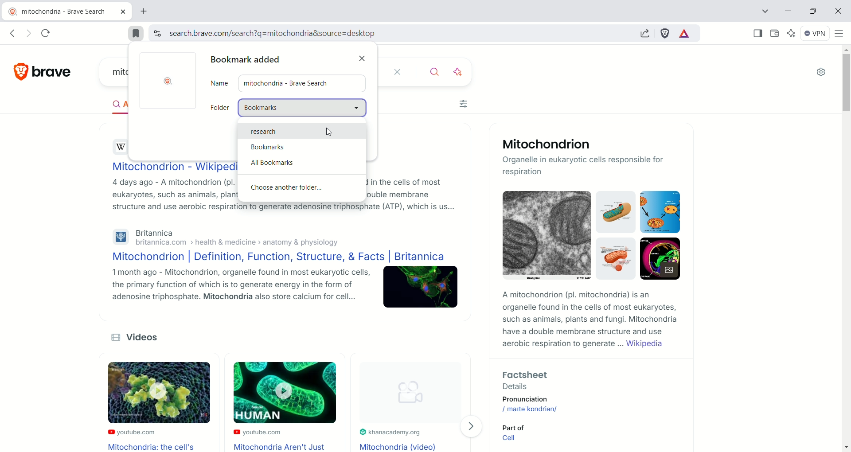 The image size is (851, 452). I want to click on 1 month ago - Mitochondrion, organelle found in most eukaryotic cells,
the primary function of which is to generate energy in the form of
adenosine triphosphate. Mitochondria also store calcium for cell..., so click(233, 288).